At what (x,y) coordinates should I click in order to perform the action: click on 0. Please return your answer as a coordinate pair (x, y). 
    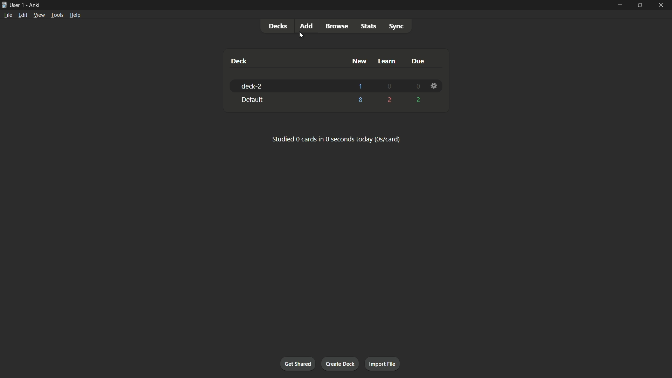
    Looking at the image, I should click on (390, 86).